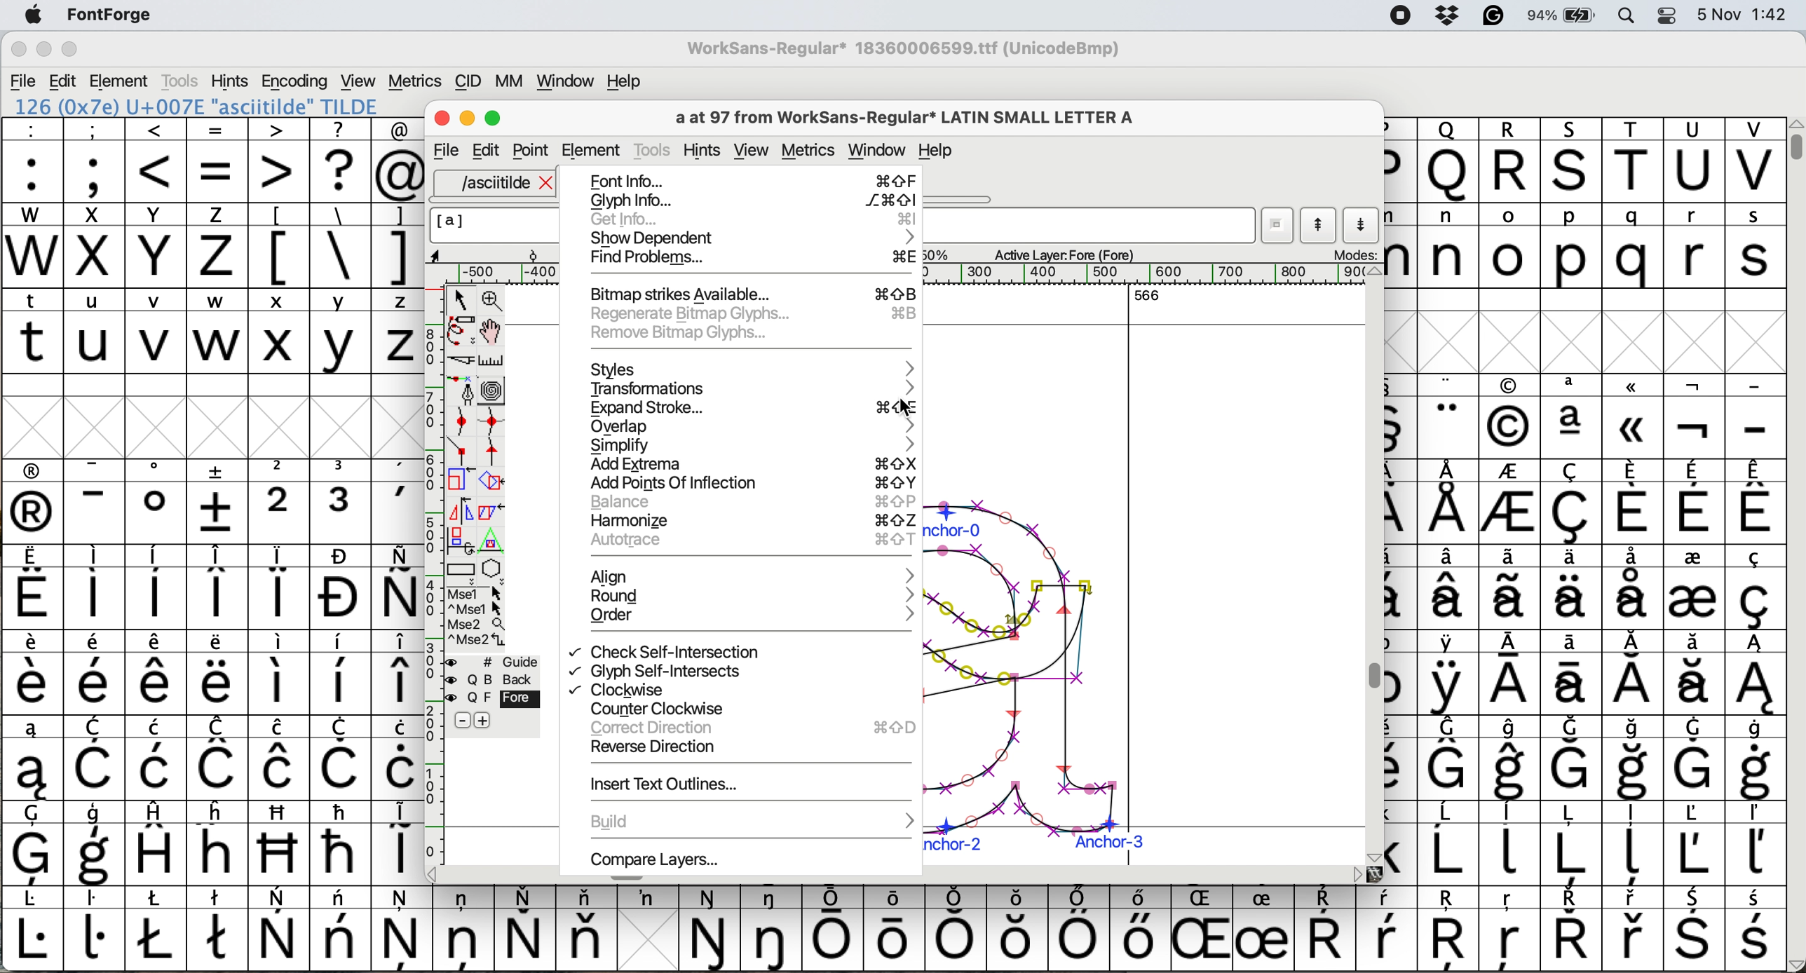 The width and height of the screenshot is (1806, 973). What do you see at coordinates (750, 428) in the screenshot?
I see `overlap` at bounding box center [750, 428].